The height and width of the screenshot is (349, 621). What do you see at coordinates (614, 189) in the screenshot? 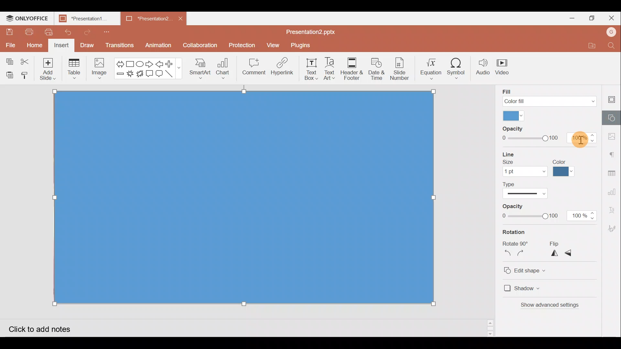
I see `Chart settings` at bounding box center [614, 189].